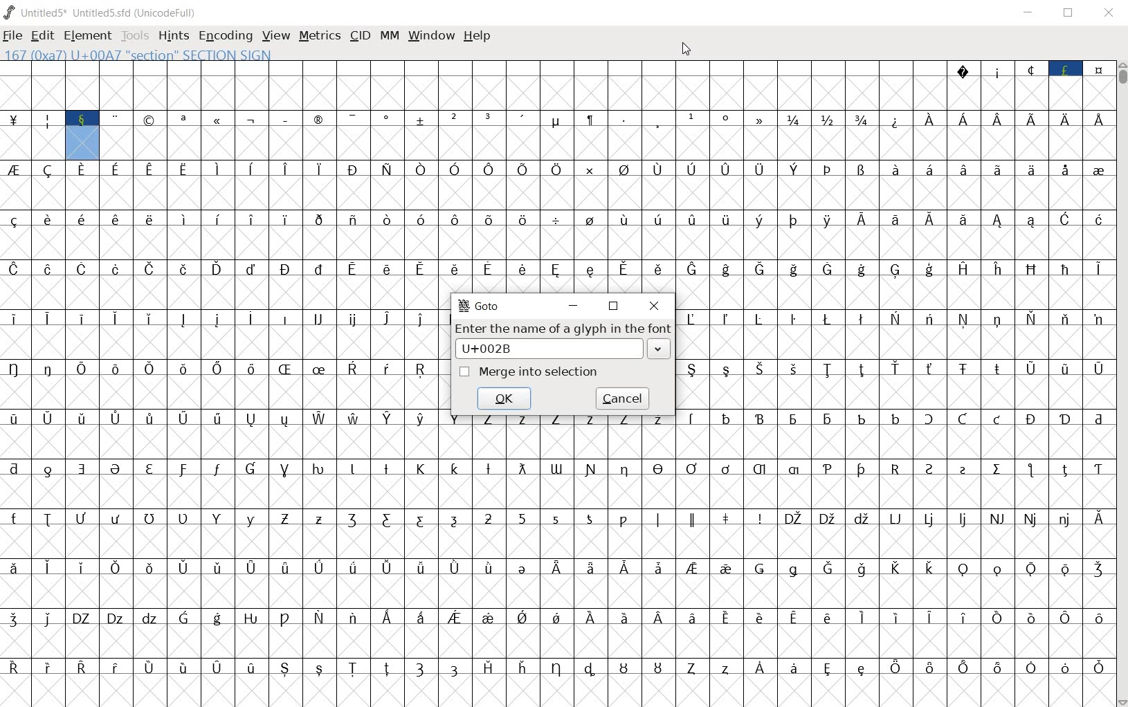 The width and height of the screenshot is (1128, 707). What do you see at coordinates (275, 34) in the screenshot?
I see `view` at bounding box center [275, 34].